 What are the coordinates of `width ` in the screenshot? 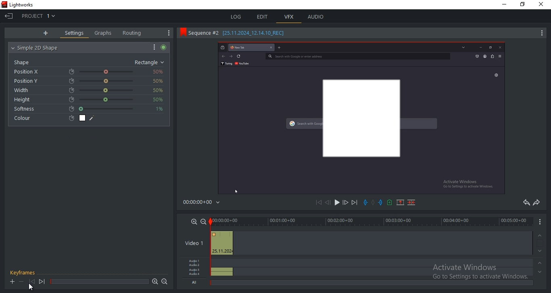 It's located at (88, 91).